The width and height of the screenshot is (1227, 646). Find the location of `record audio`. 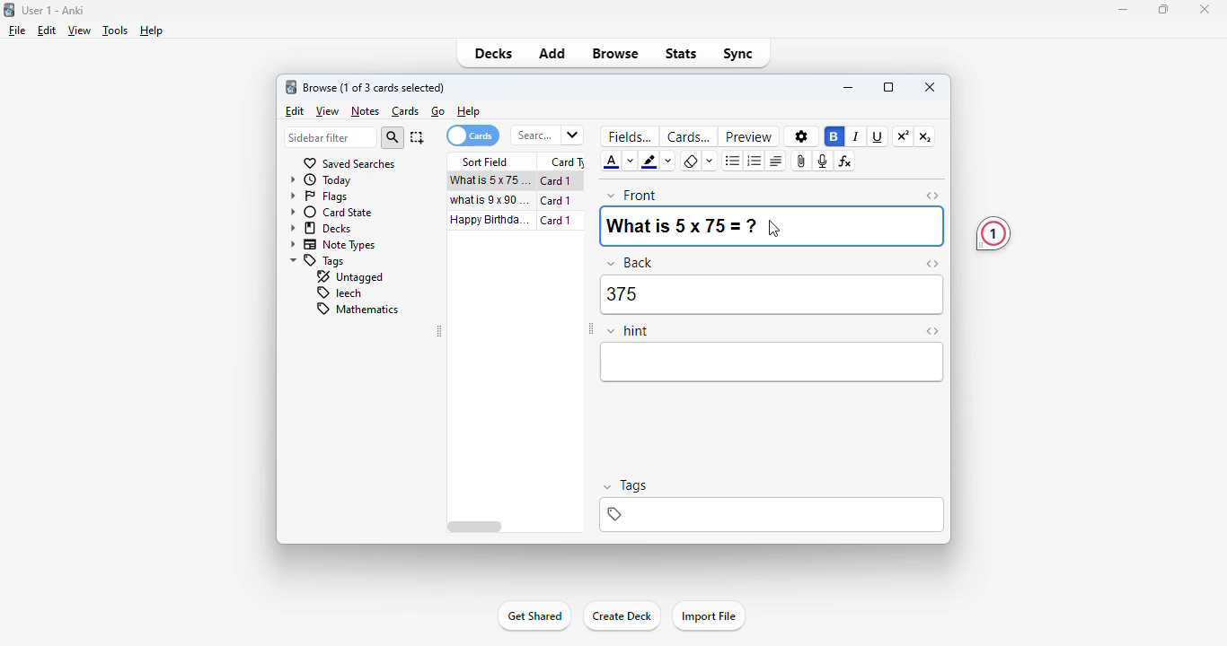

record audio is located at coordinates (824, 161).